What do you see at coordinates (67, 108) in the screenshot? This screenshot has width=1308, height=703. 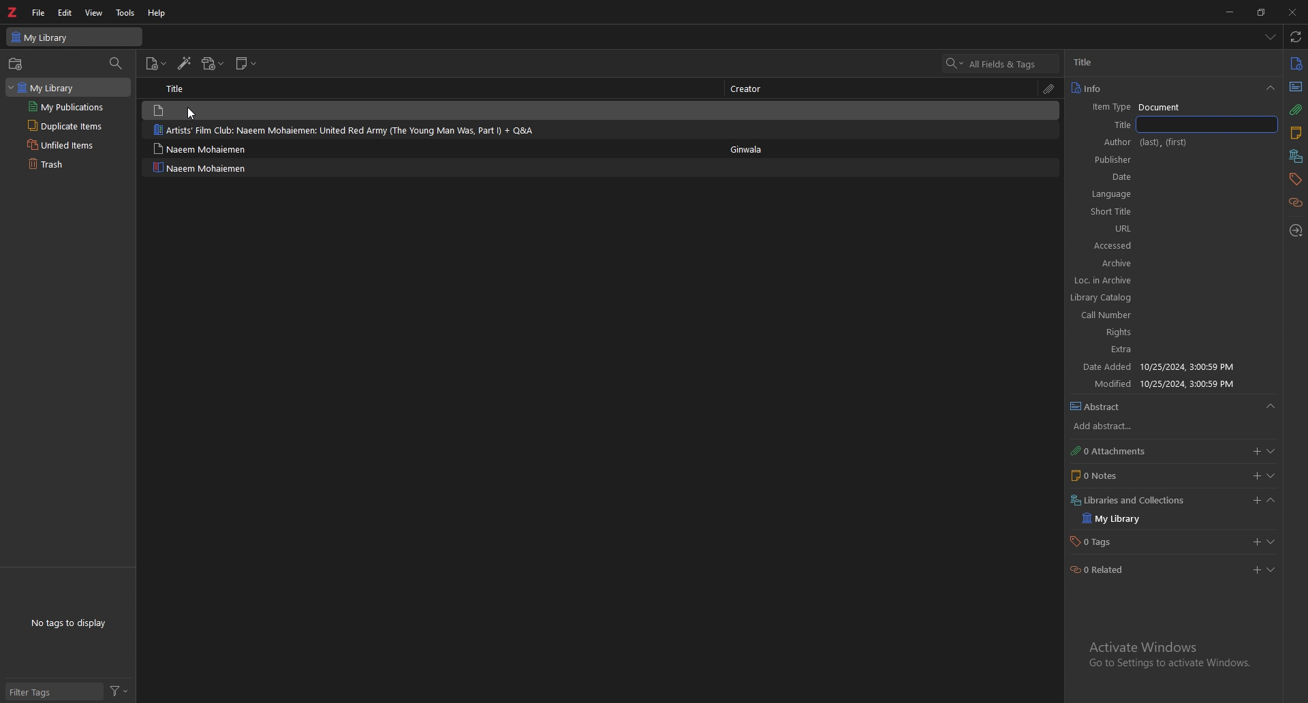 I see `my publications` at bounding box center [67, 108].